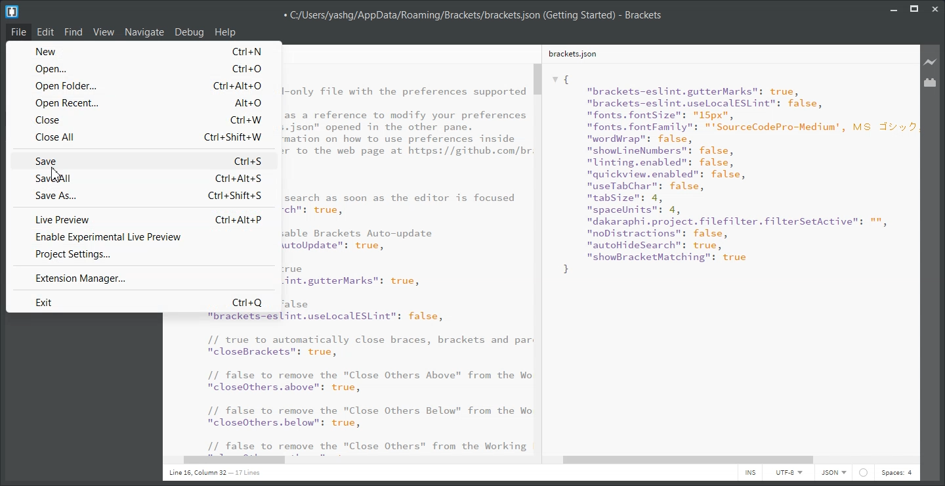  Describe the element at coordinates (145, 32) in the screenshot. I see `Navigate` at that location.